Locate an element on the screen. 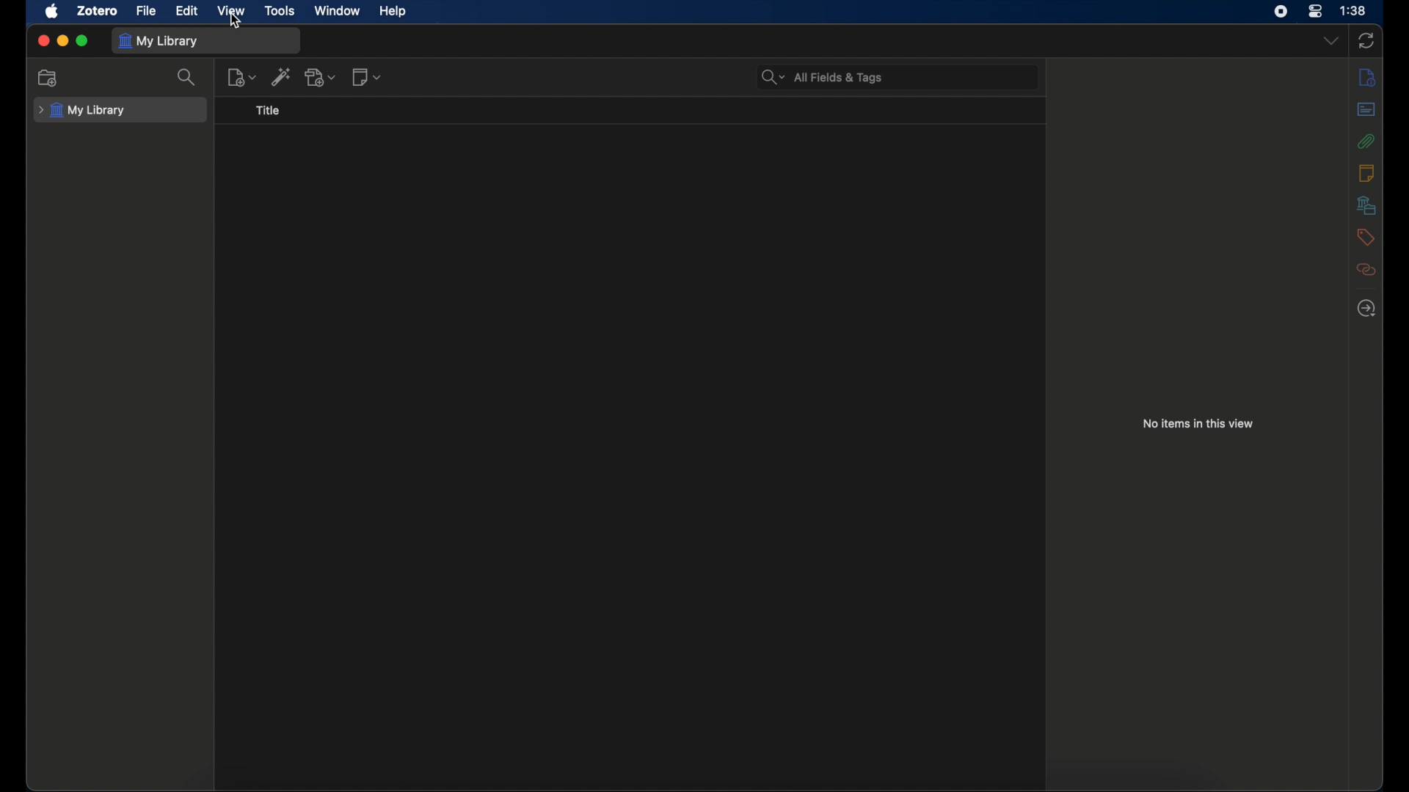 Image resolution: width=1409 pixels, height=792 pixels. All Fields & Tags is located at coordinates (825, 76).